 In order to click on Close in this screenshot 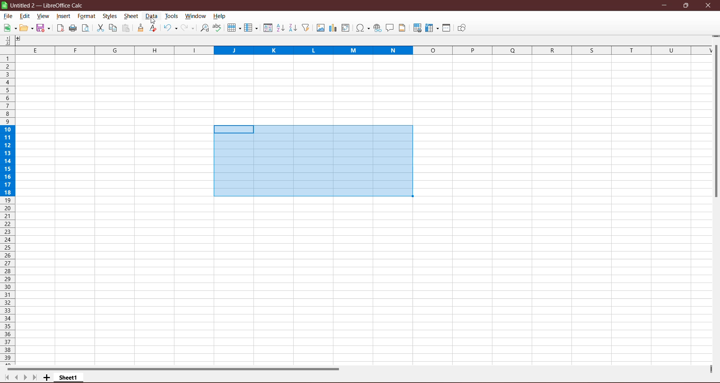, I will do `click(708, 6)`.